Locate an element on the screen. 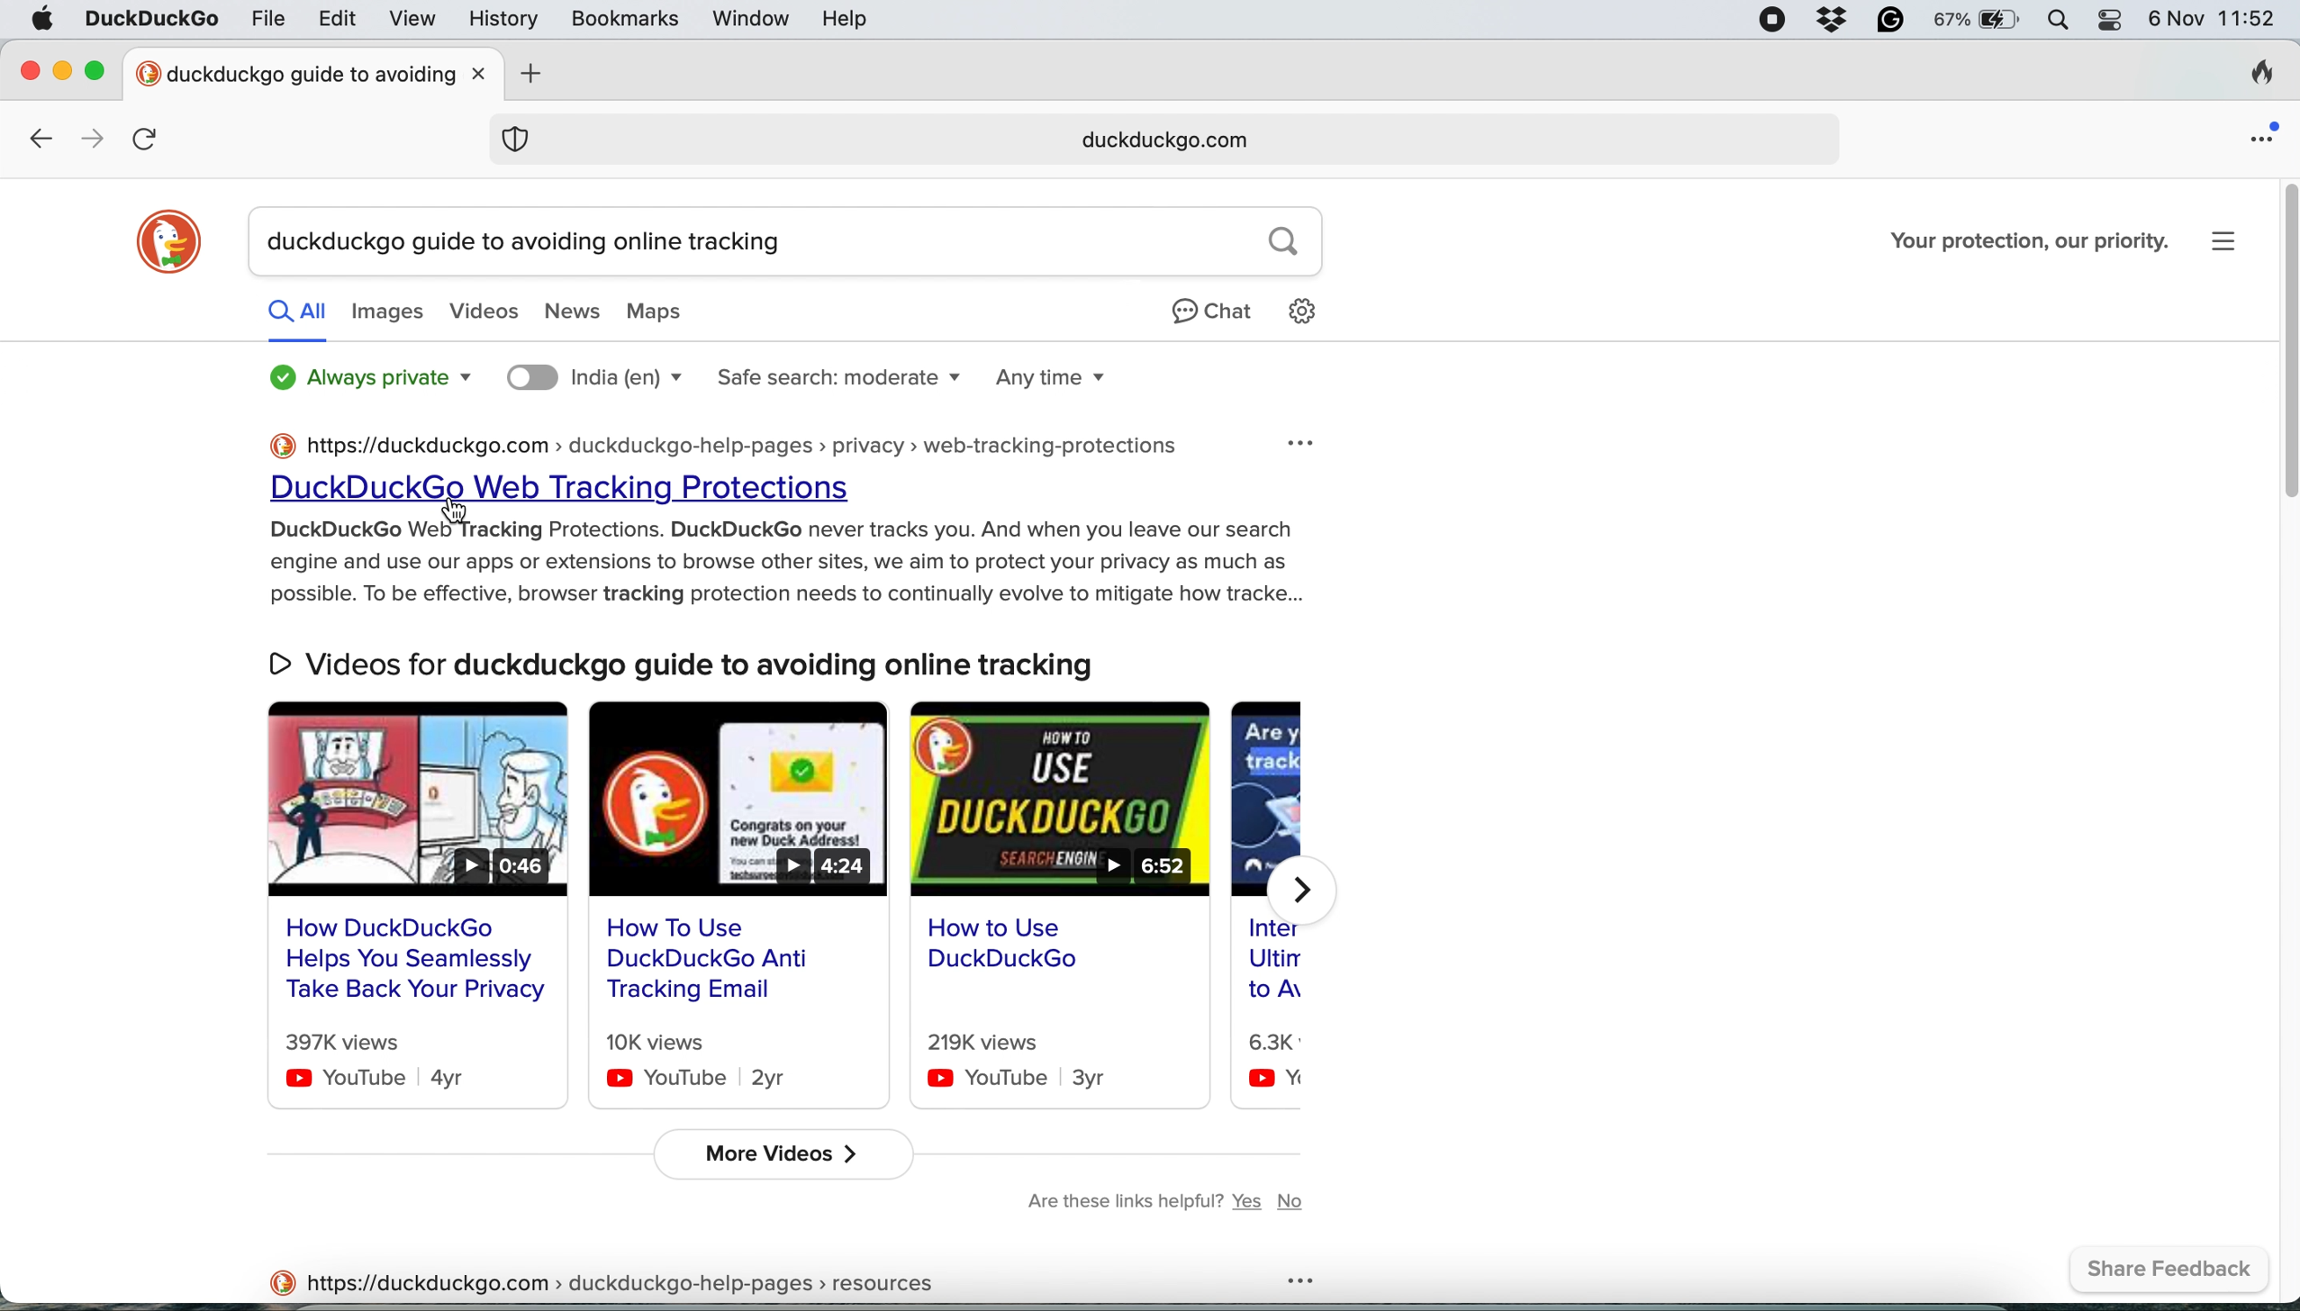 Image resolution: width=2300 pixels, height=1311 pixels. How To Use
DuckDuckGo Anti
Tracking Email is located at coordinates (719, 959).